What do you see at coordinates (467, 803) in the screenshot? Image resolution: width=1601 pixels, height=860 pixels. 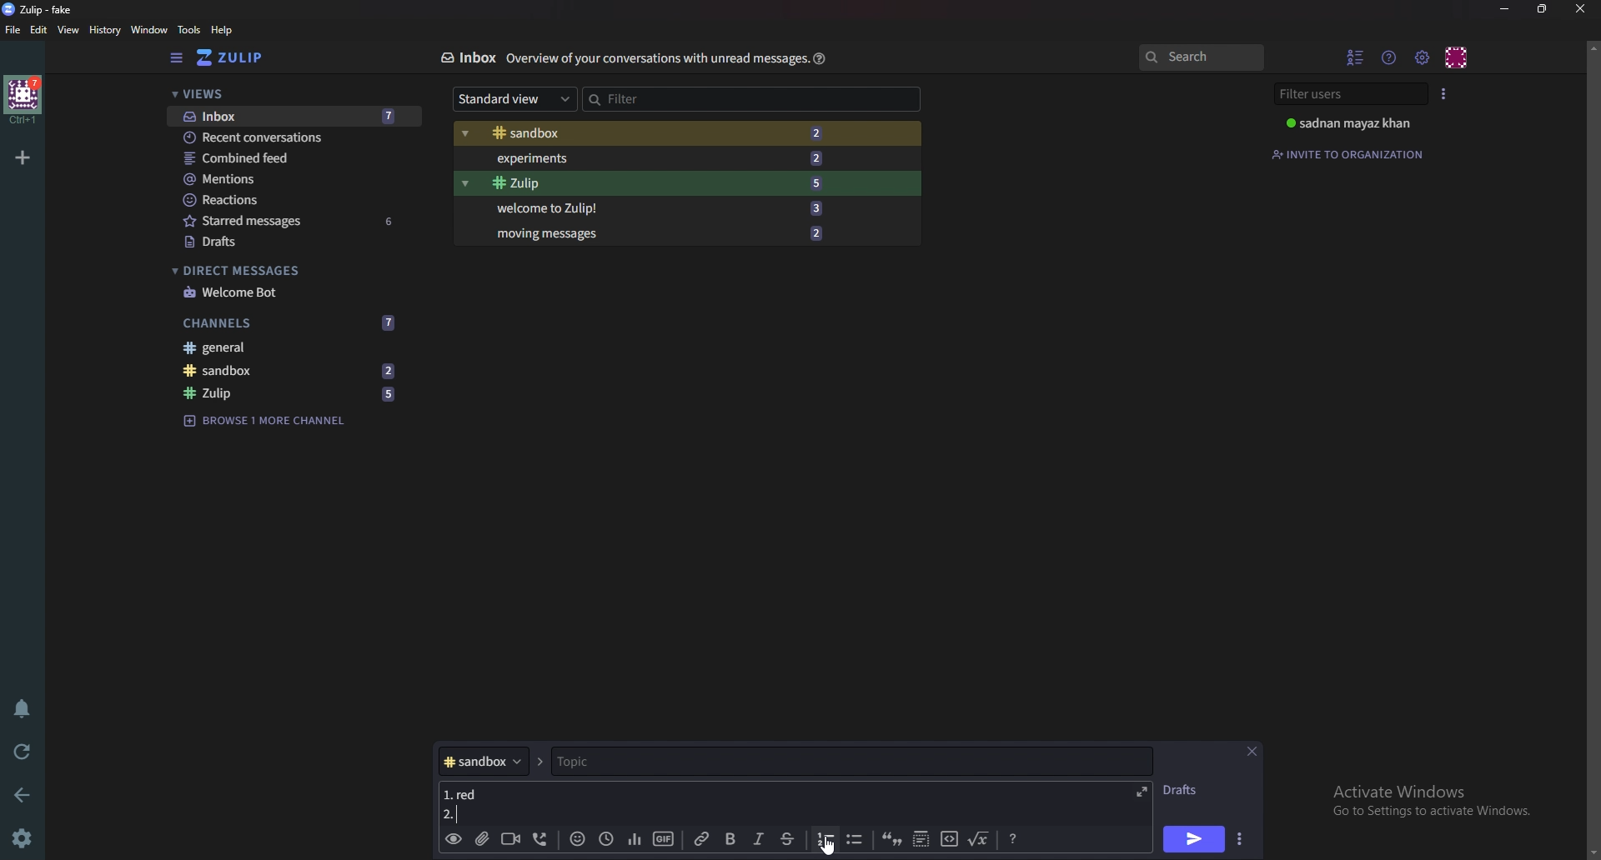 I see `Message` at bounding box center [467, 803].